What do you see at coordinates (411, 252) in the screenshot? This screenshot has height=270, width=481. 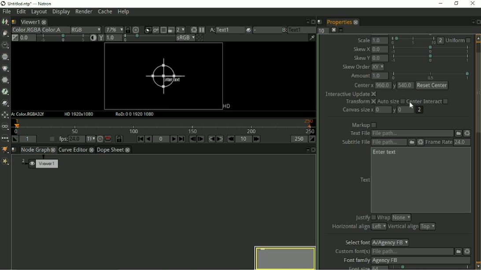 I see `file path` at bounding box center [411, 252].